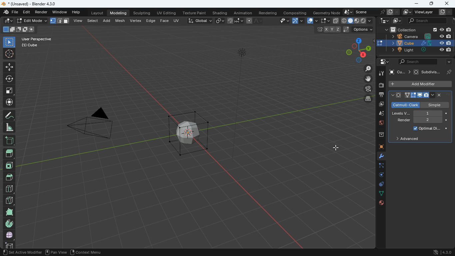 Image resolution: width=455 pixels, height=256 pixels. I want to click on edit, so click(24, 21).